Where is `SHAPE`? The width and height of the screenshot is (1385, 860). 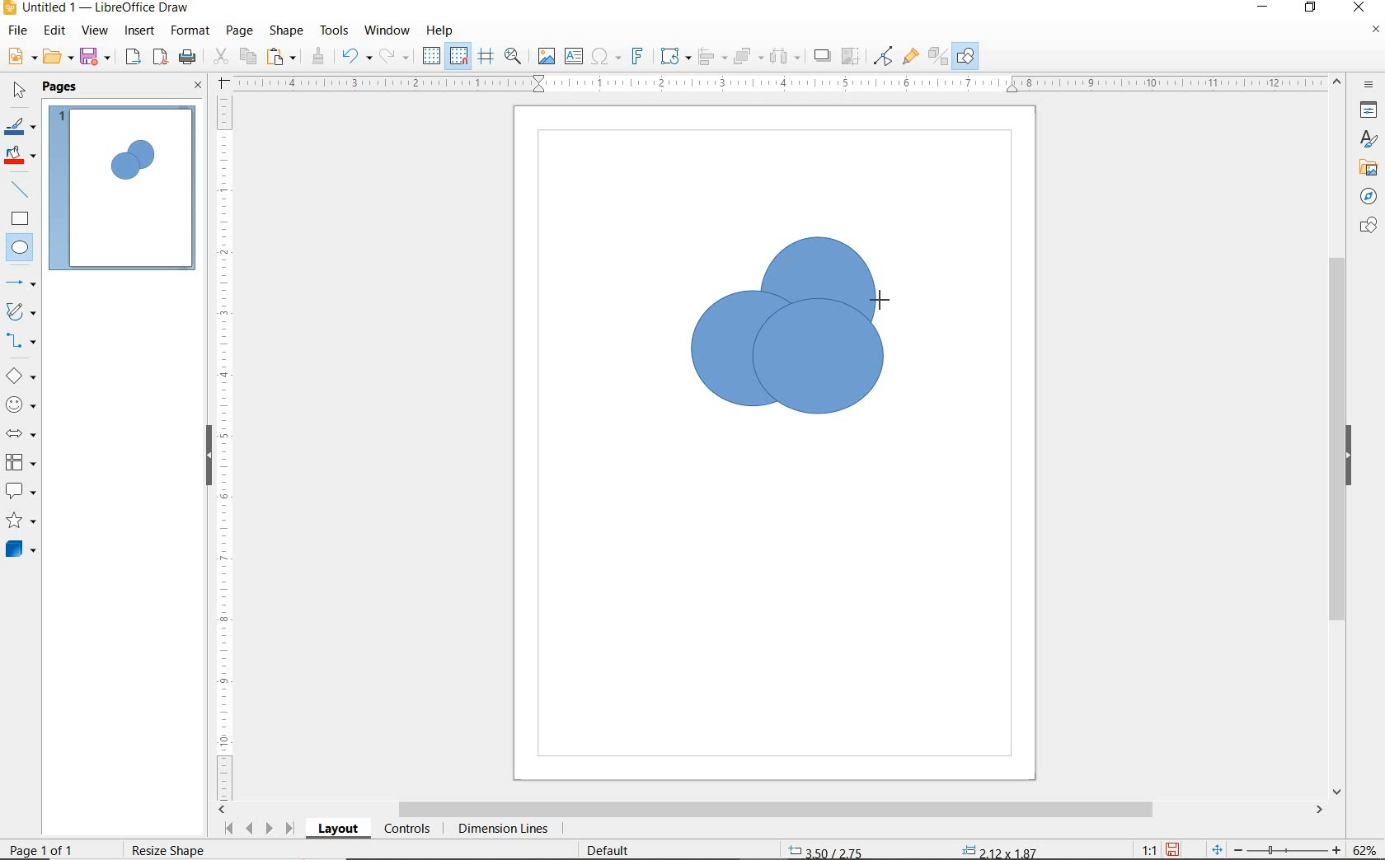 SHAPE is located at coordinates (288, 33).